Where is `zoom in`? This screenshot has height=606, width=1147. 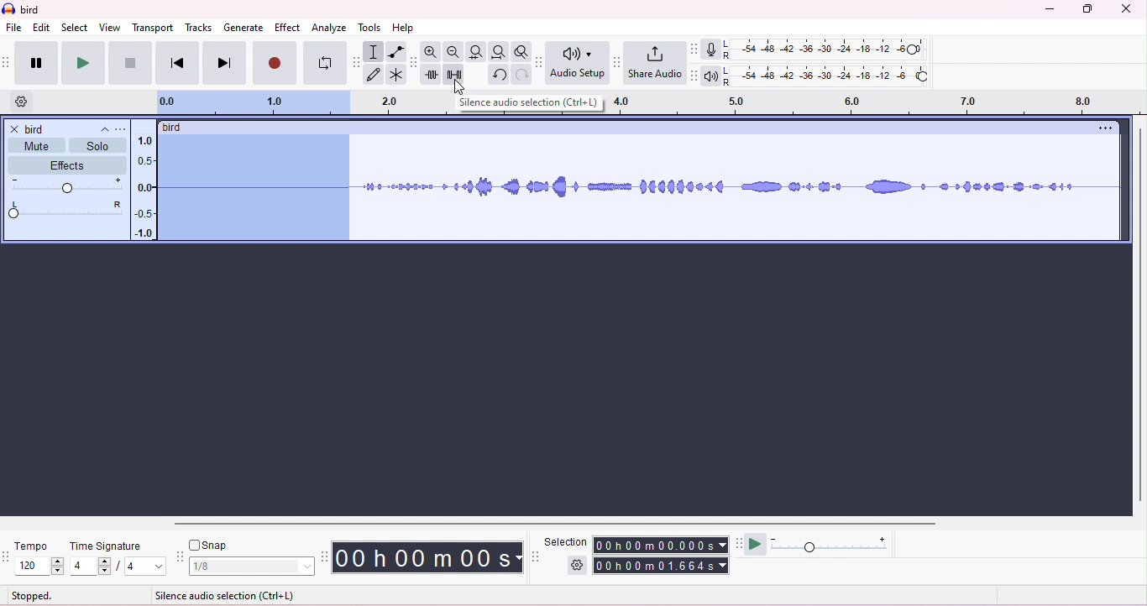 zoom in is located at coordinates (432, 50).